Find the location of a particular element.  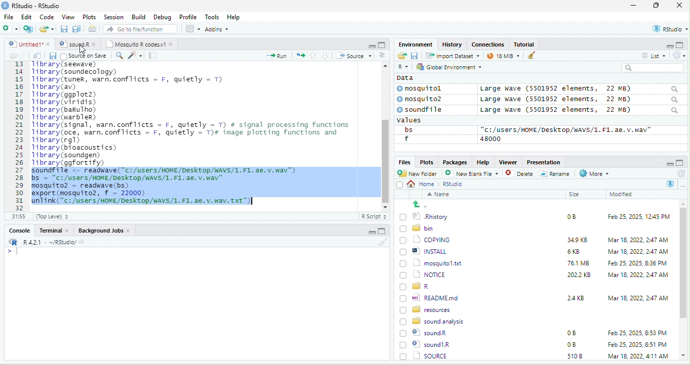

(Top Level) + is located at coordinates (52, 216).